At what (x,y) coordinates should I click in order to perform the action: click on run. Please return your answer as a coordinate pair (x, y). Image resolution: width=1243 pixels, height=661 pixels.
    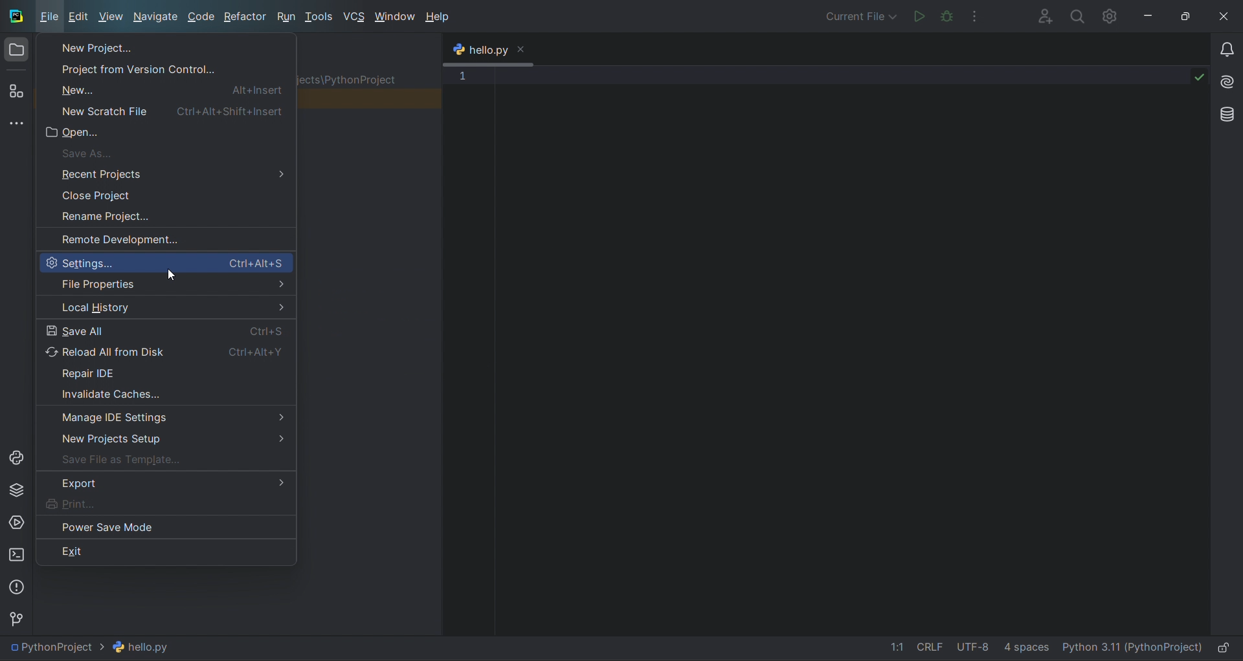
    Looking at the image, I should click on (914, 17).